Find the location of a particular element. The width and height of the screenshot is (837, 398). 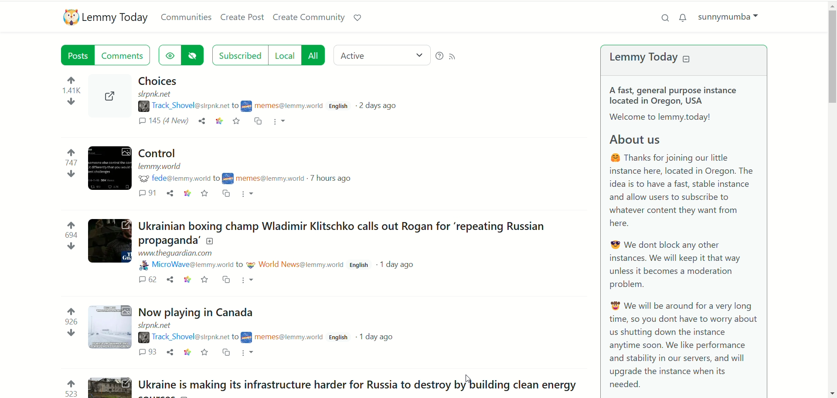

votes up and down is located at coordinates (69, 236).